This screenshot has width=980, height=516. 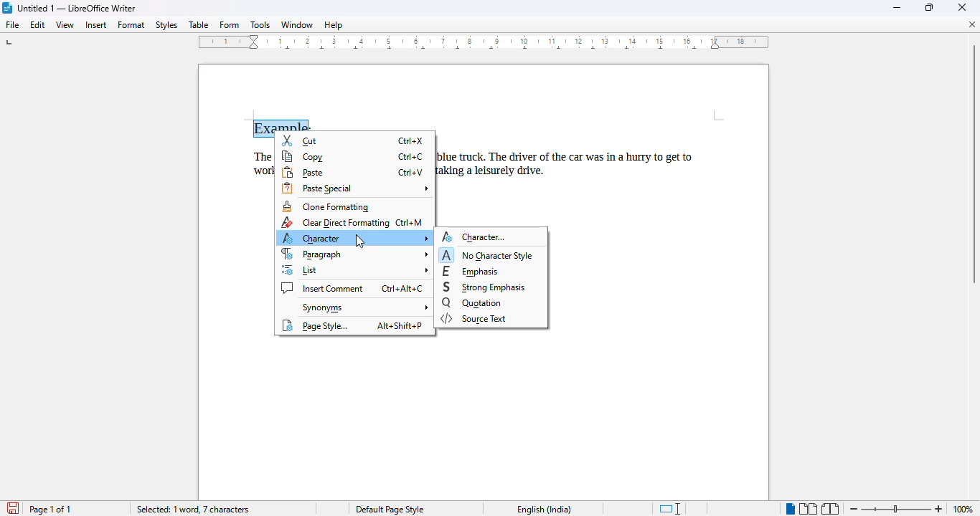 I want to click on Single Page view, so click(x=783, y=508).